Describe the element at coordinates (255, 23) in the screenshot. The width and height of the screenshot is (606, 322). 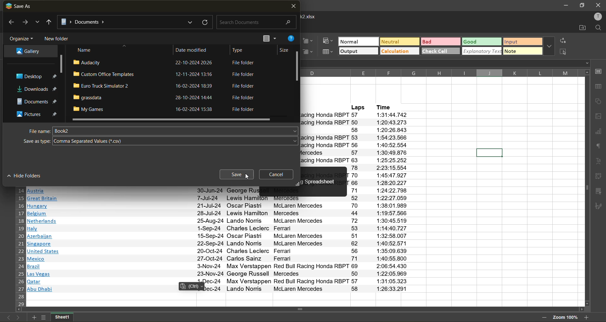
I see `search` at that location.